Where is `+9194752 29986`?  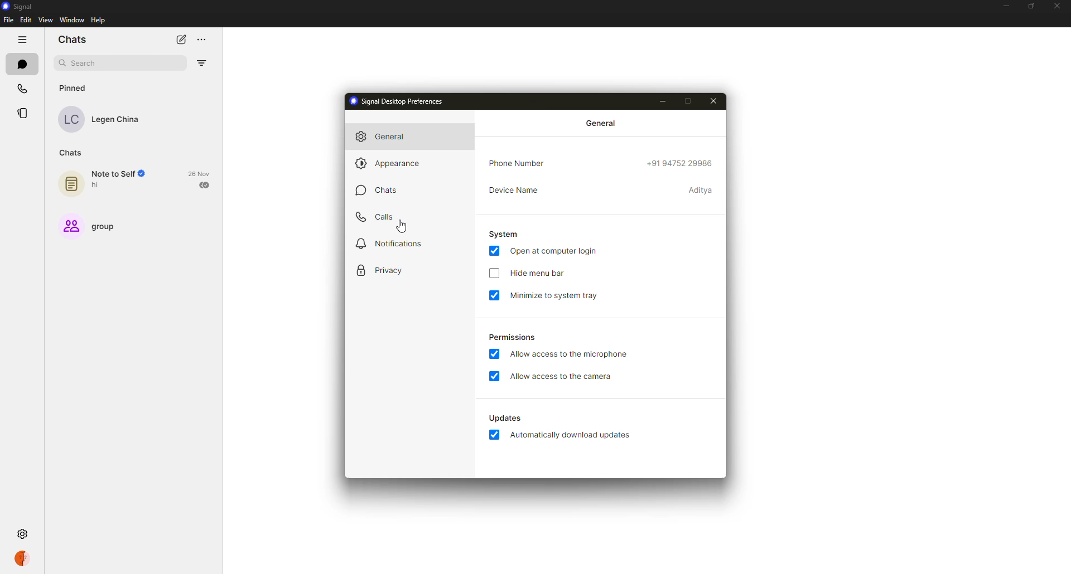
+9194752 29986 is located at coordinates (679, 163).